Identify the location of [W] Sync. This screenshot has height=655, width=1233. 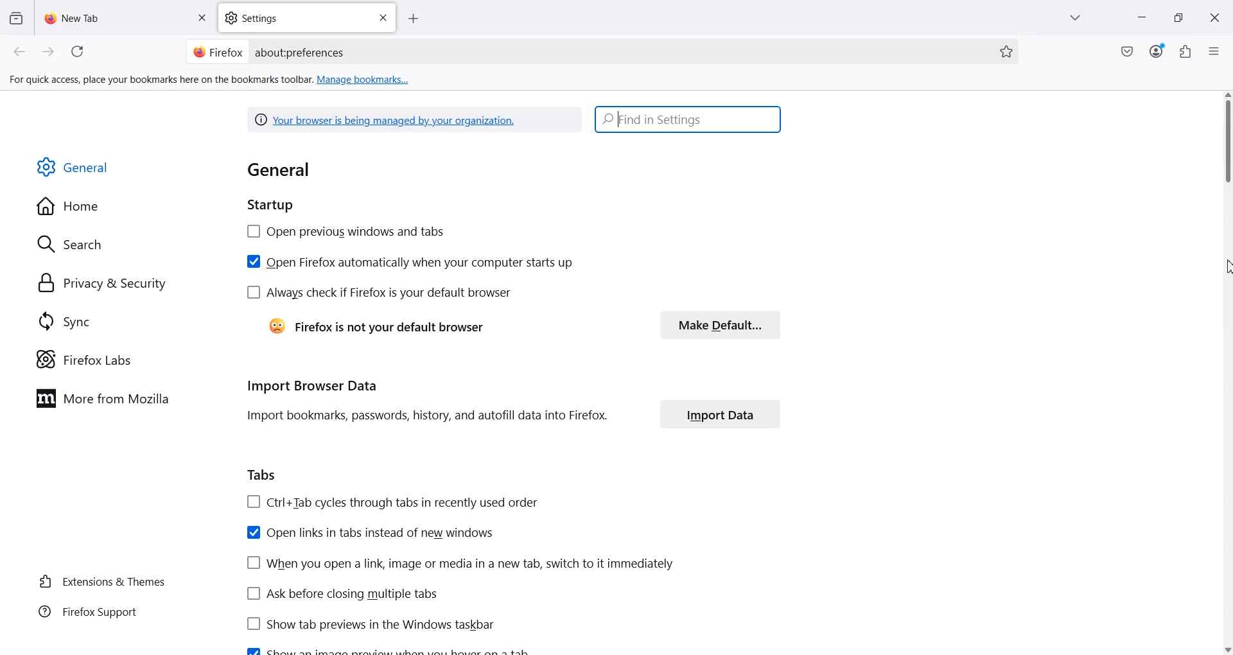
(62, 320).